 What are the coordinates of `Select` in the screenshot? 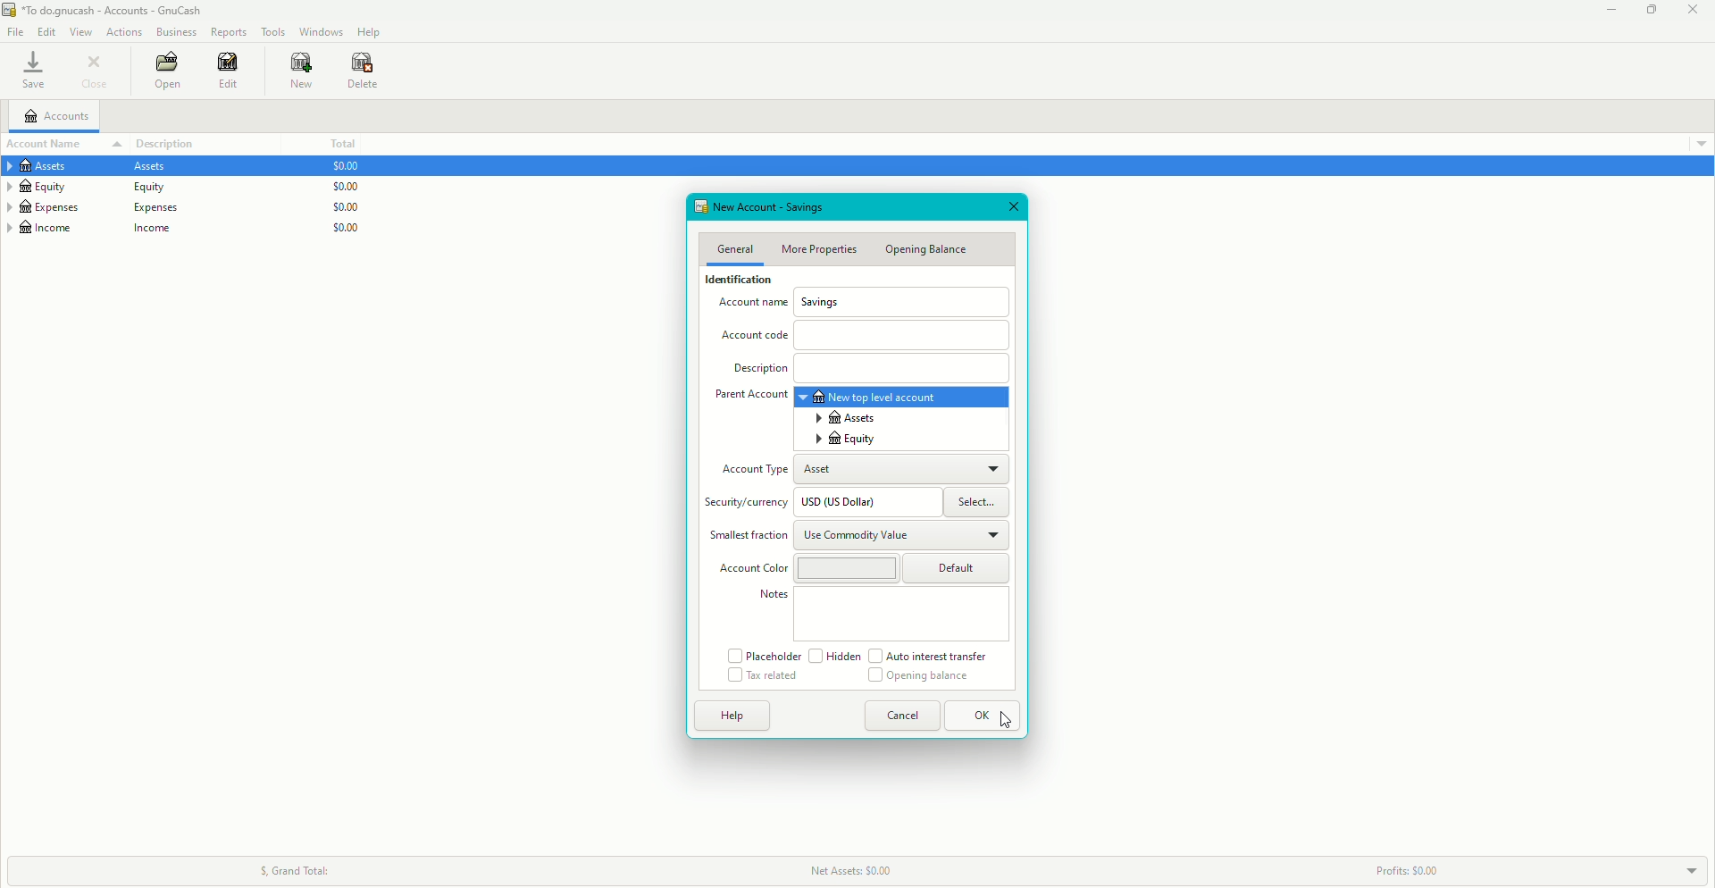 It's located at (979, 503).